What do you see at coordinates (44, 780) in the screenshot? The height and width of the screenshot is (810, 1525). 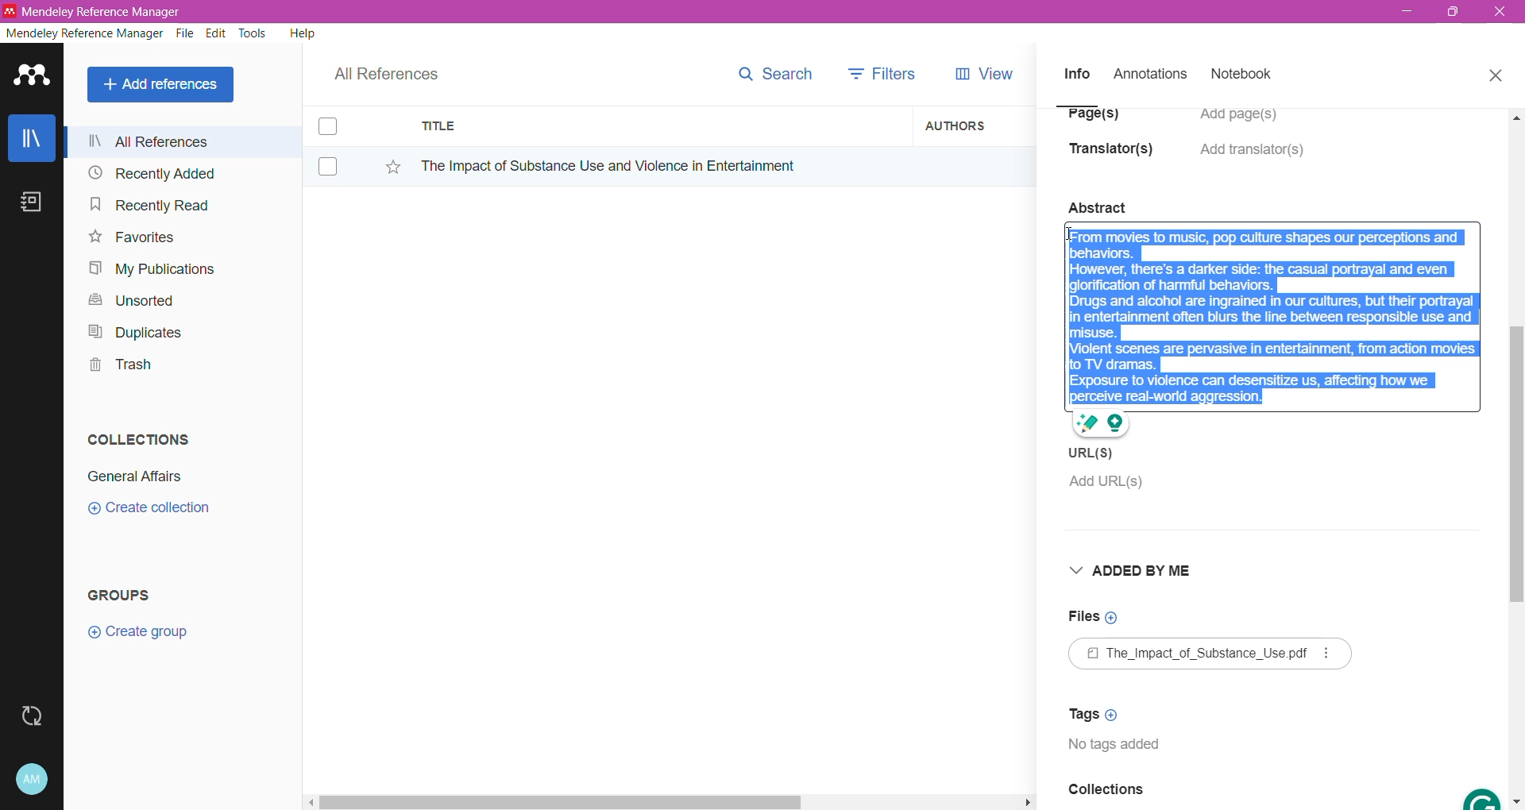 I see `Account and Help` at bounding box center [44, 780].